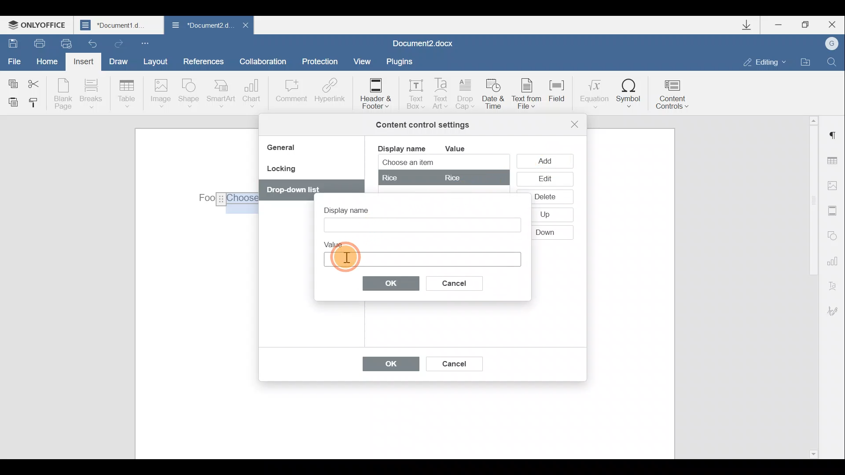 Image resolution: width=845 pixels, height=475 pixels. What do you see at coordinates (422, 125) in the screenshot?
I see `Content control settings` at bounding box center [422, 125].